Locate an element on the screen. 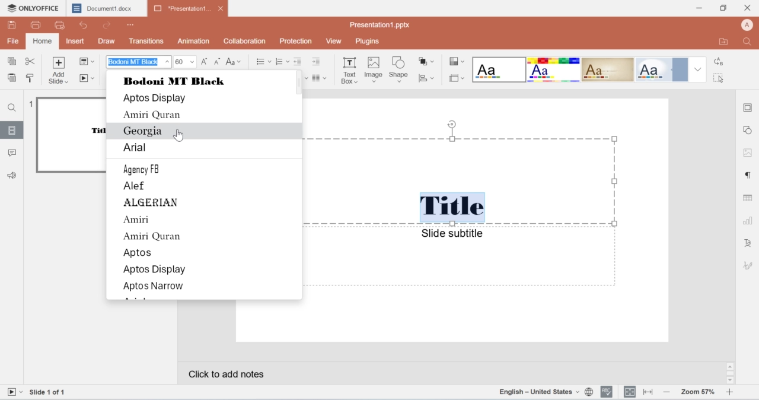 This screenshot has width=759, height=400. account is located at coordinates (748, 24).